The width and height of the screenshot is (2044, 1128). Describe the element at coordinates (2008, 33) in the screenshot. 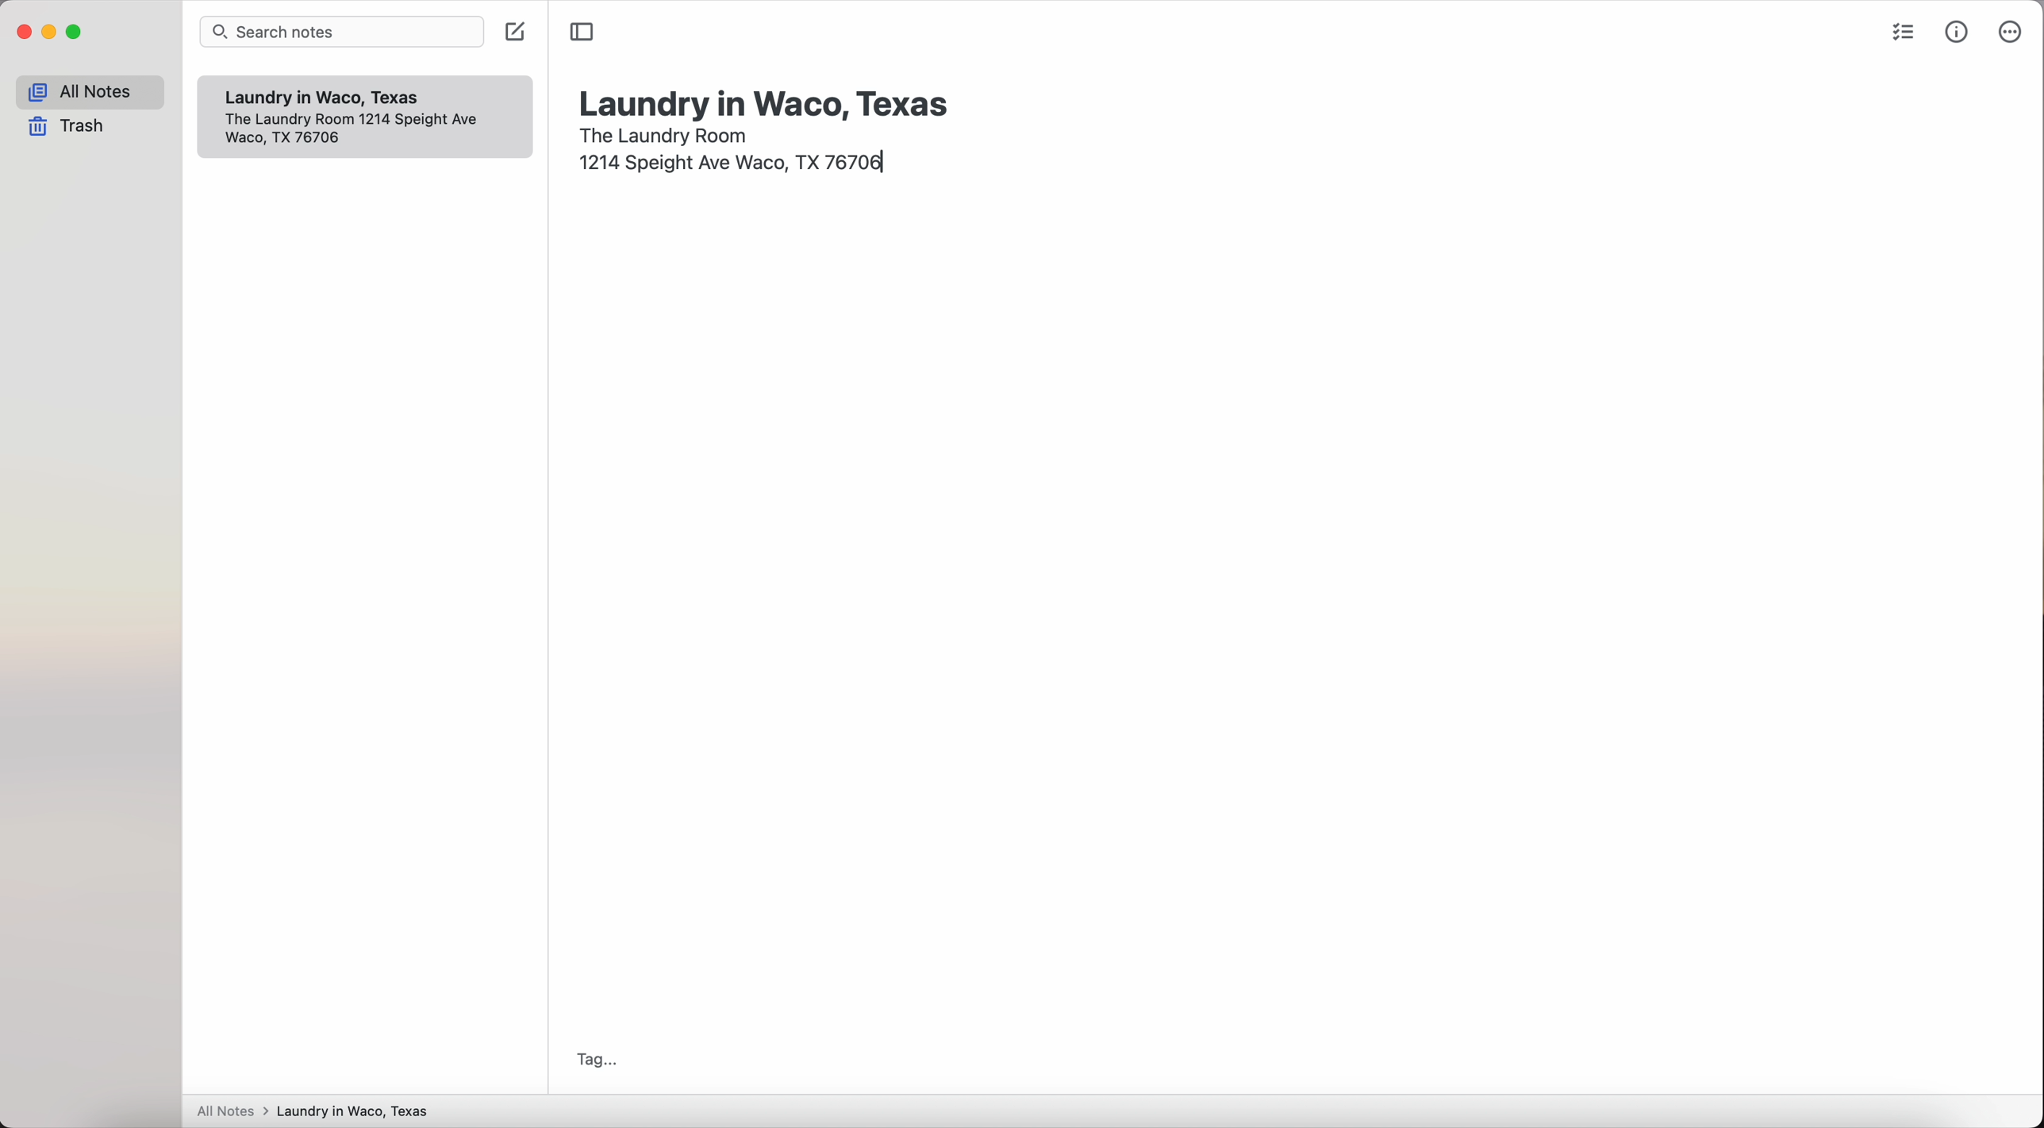

I see `more options` at that location.